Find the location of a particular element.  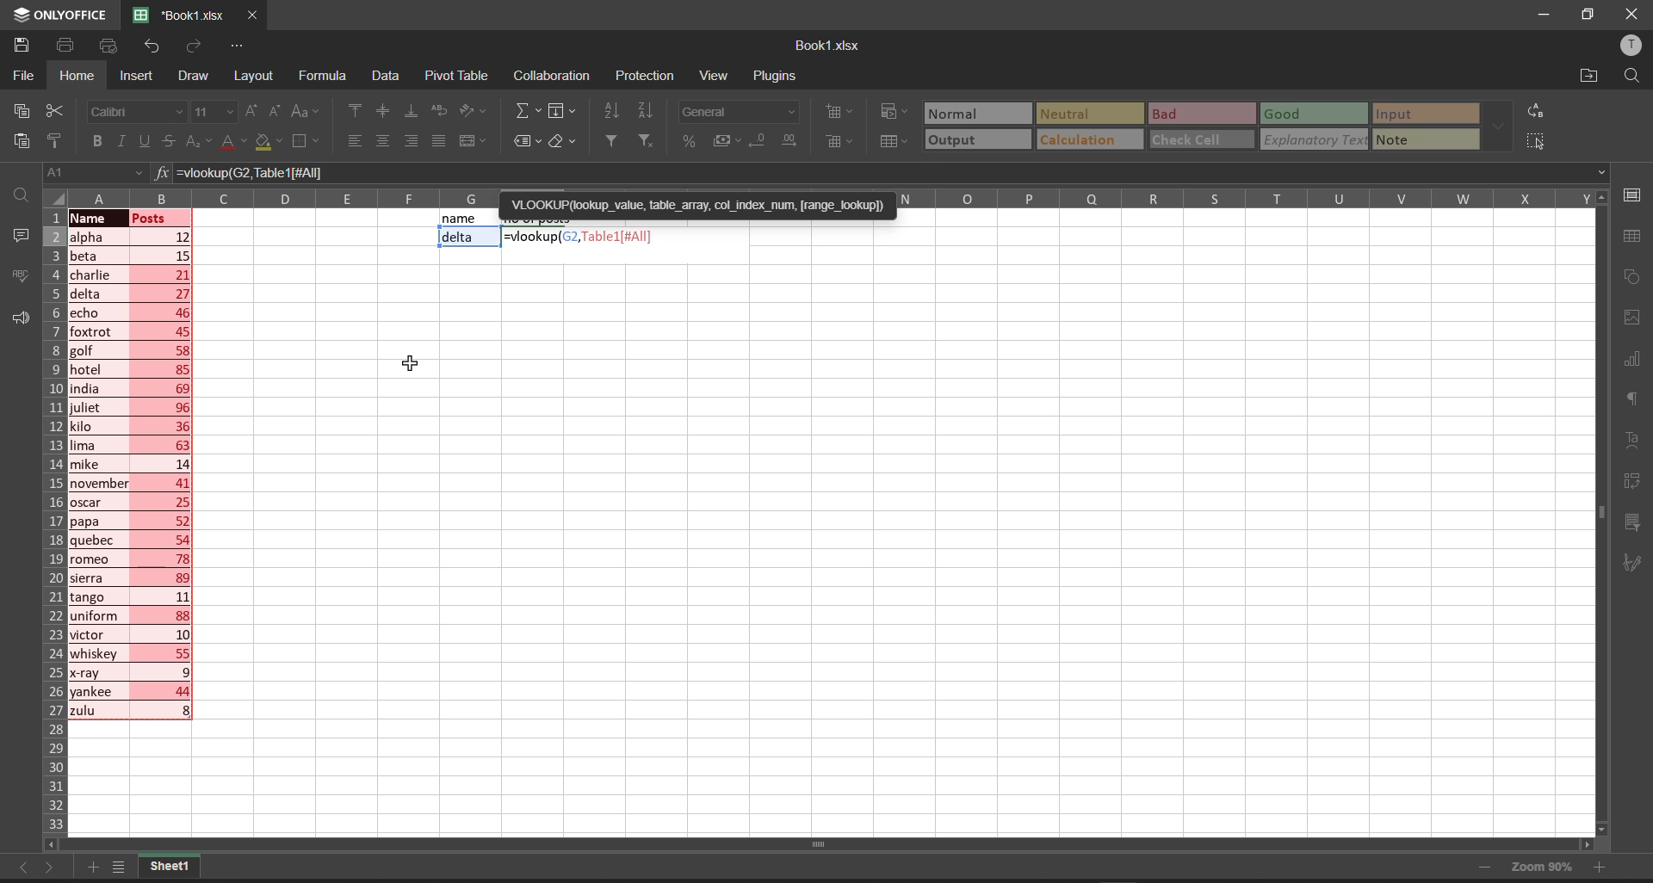

conditional formatting is located at coordinates (893, 110).